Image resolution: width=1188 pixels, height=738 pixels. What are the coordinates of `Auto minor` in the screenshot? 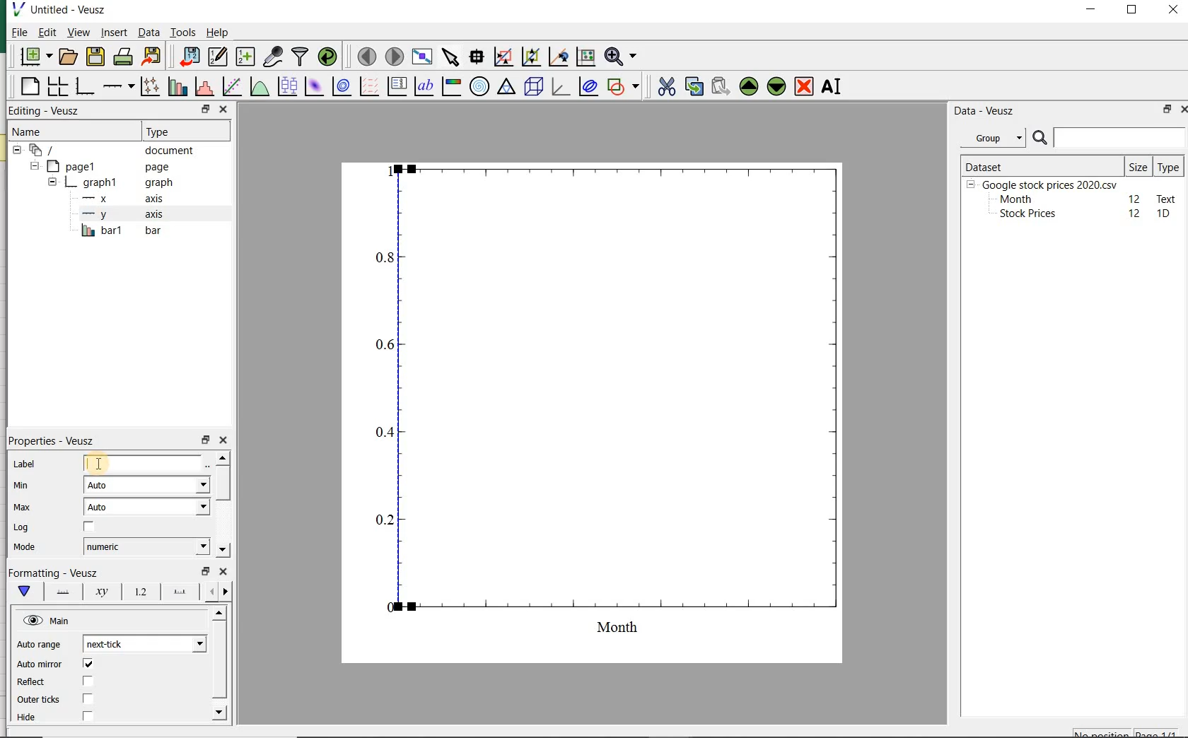 It's located at (40, 664).